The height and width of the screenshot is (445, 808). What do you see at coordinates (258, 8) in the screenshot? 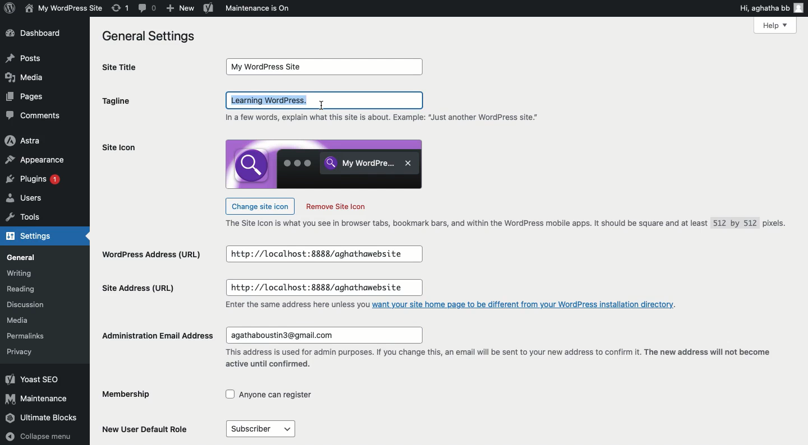
I see `Maintenance is on` at bounding box center [258, 8].